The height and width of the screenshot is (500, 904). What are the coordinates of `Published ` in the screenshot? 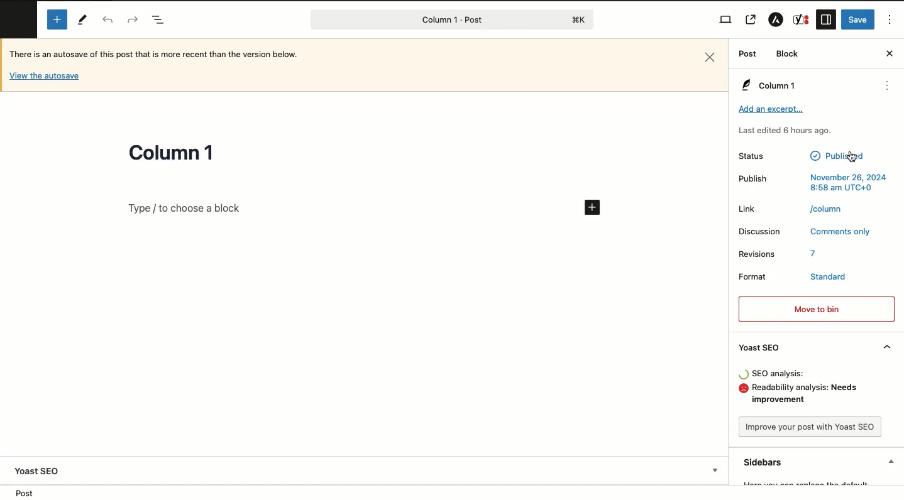 It's located at (837, 155).